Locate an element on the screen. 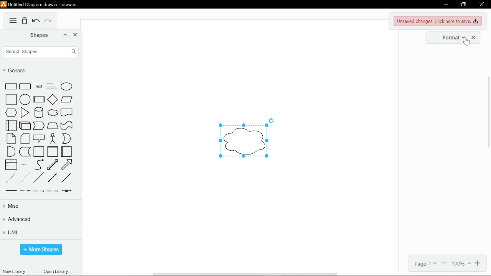 This screenshot has height=276, width=491. curve is located at coordinates (38, 165).